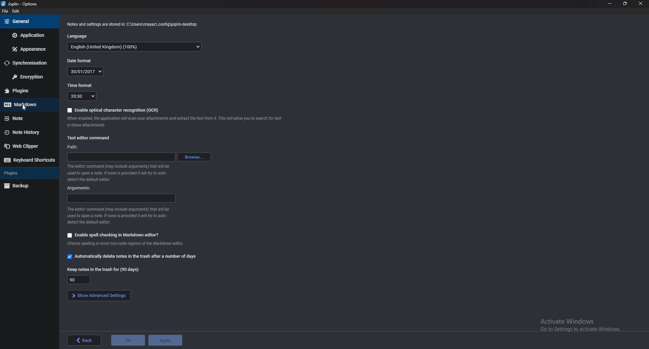 The height and width of the screenshot is (349, 649). Describe the element at coordinates (128, 244) in the screenshot. I see `Checks spelling in most non-code regions of the Markdown editor.` at that location.